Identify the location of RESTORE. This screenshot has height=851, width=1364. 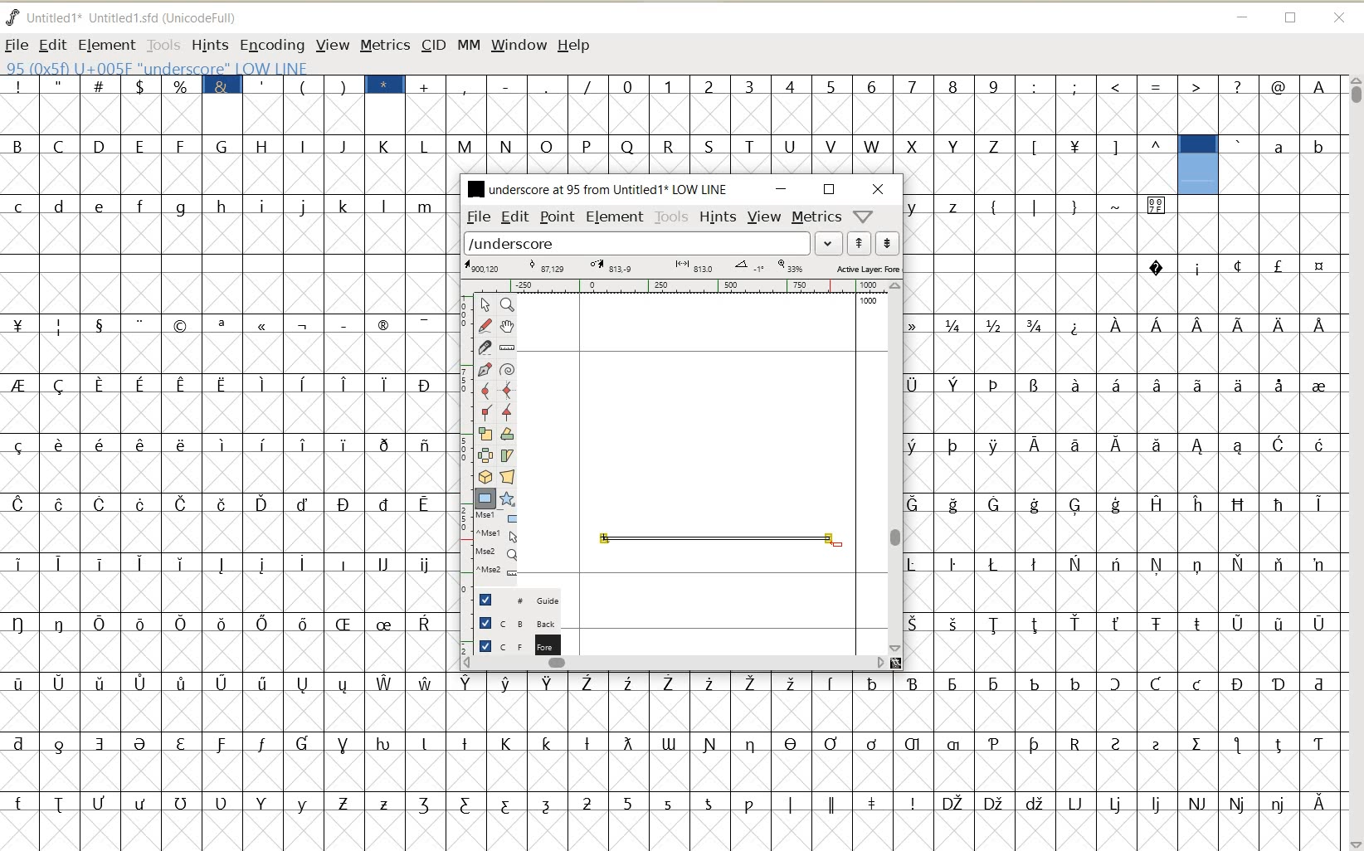
(1291, 19).